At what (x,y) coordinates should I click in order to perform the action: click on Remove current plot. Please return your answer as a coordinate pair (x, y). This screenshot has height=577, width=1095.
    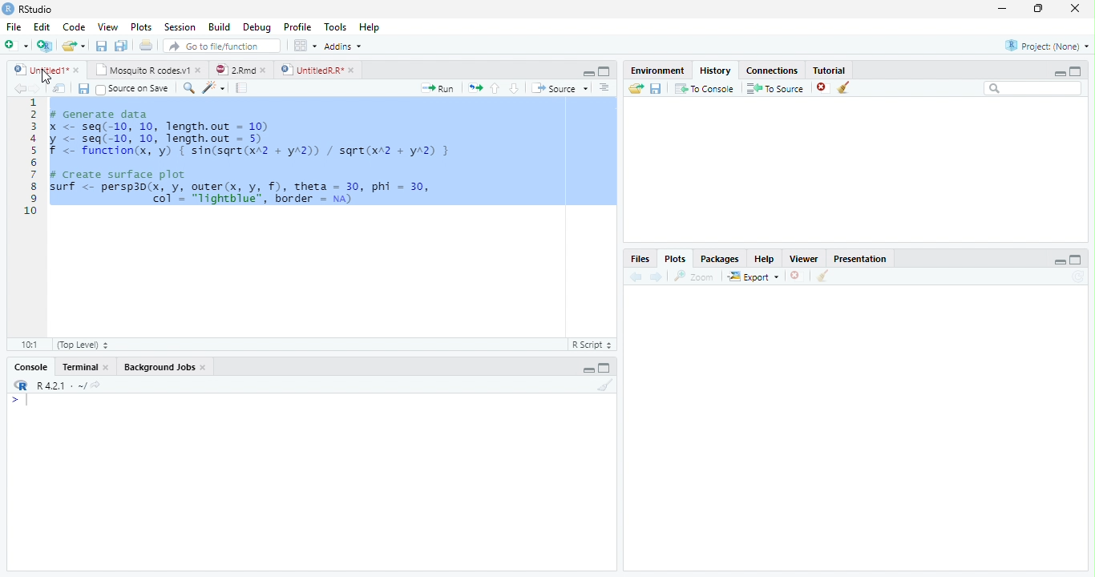
    Looking at the image, I should click on (798, 276).